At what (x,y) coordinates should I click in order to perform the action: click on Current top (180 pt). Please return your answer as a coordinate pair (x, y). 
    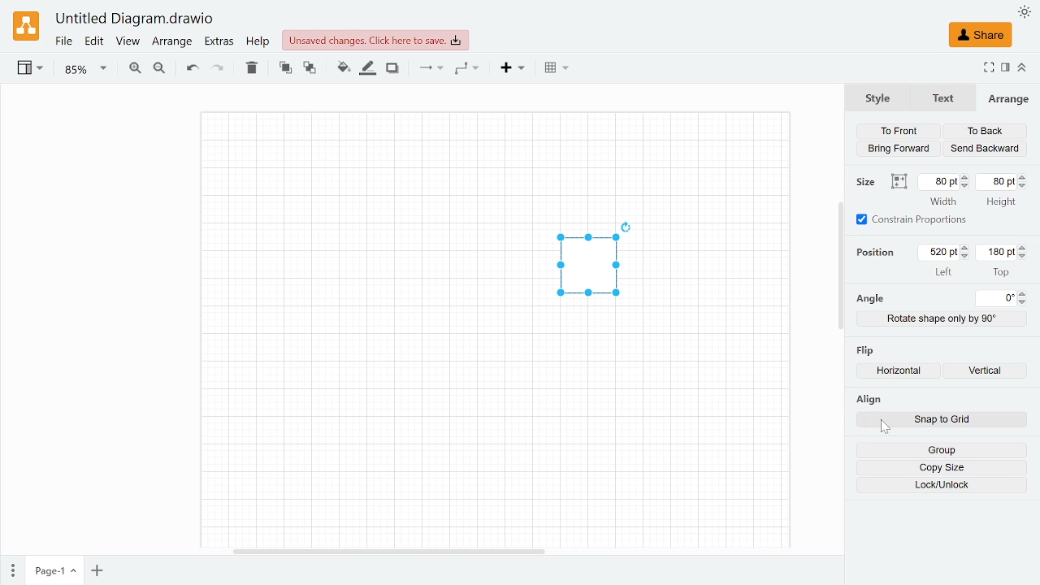
    Looking at the image, I should click on (995, 252).